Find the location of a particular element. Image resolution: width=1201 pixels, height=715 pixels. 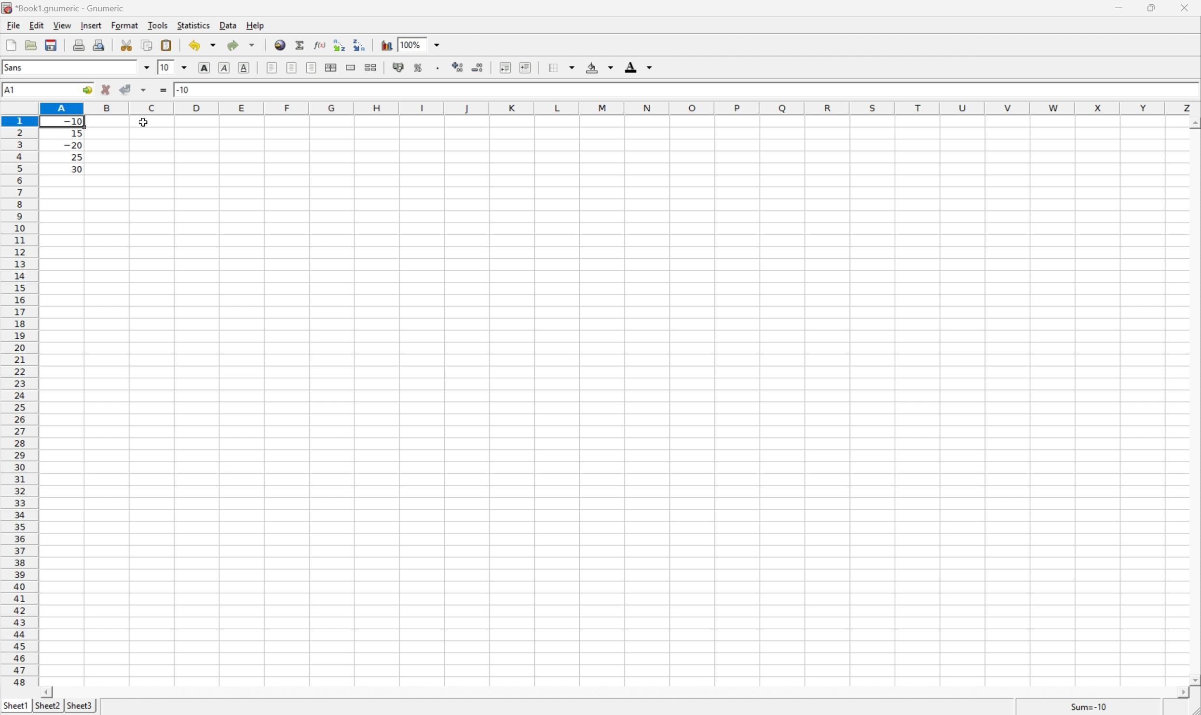

Enter formula is located at coordinates (165, 91).